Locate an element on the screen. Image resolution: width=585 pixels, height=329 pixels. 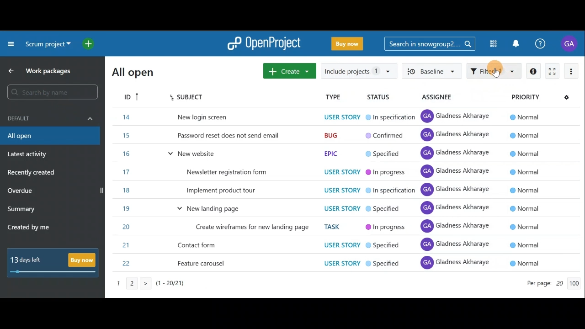
More actions is located at coordinates (571, 73).